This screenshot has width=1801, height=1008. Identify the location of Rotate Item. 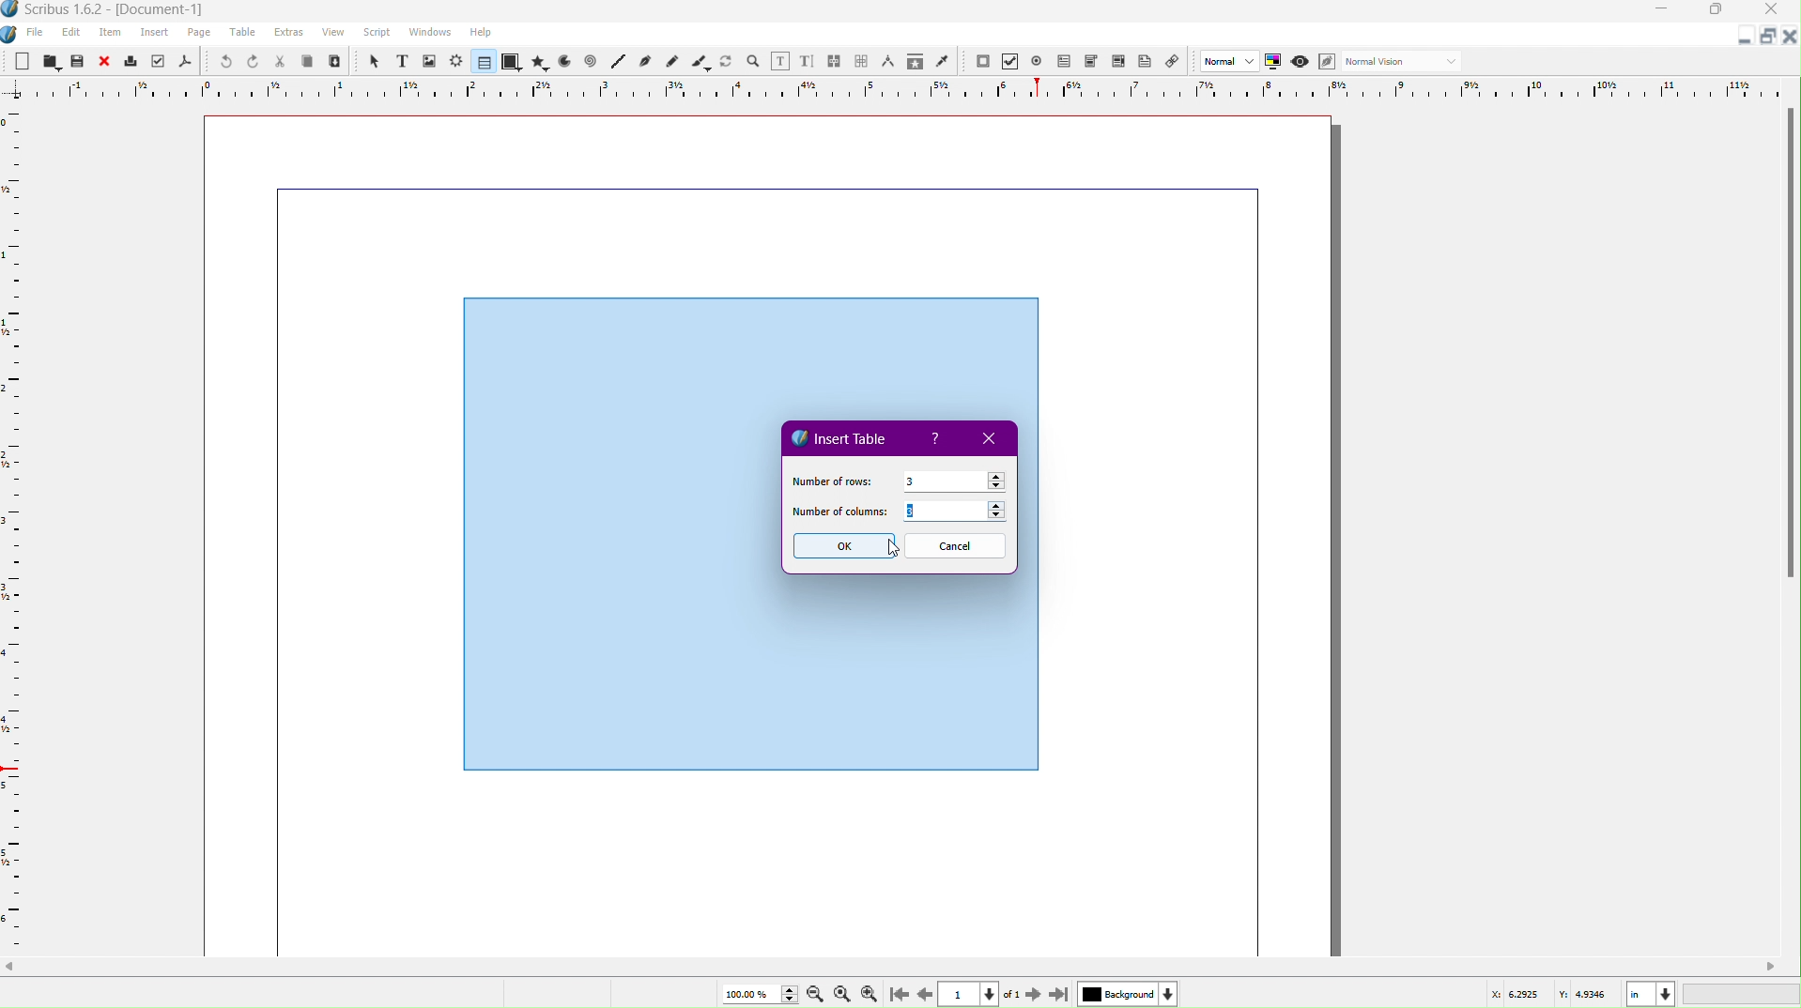
(726, 60).